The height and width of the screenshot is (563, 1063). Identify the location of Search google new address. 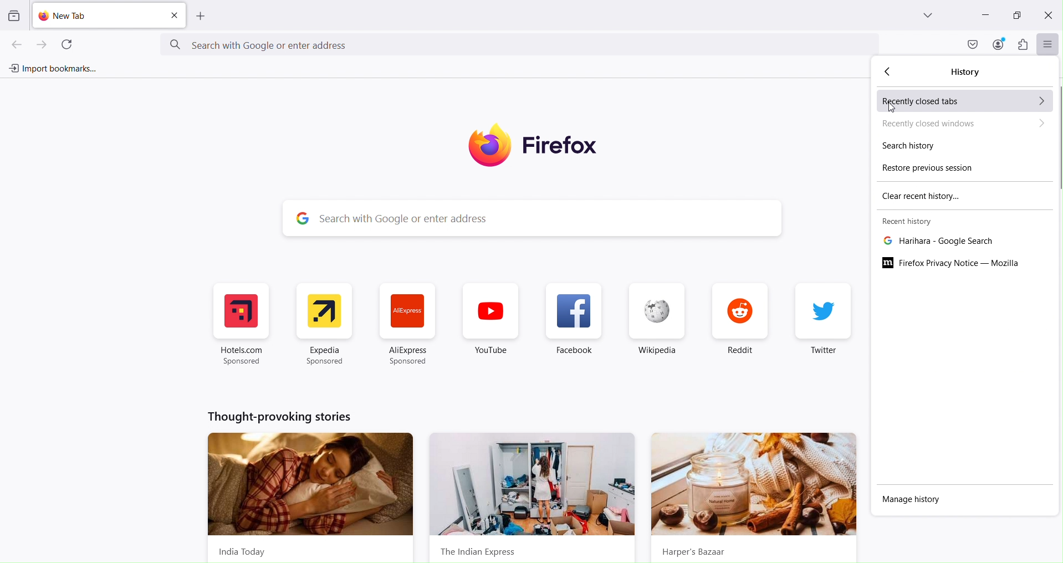
(521, 45).